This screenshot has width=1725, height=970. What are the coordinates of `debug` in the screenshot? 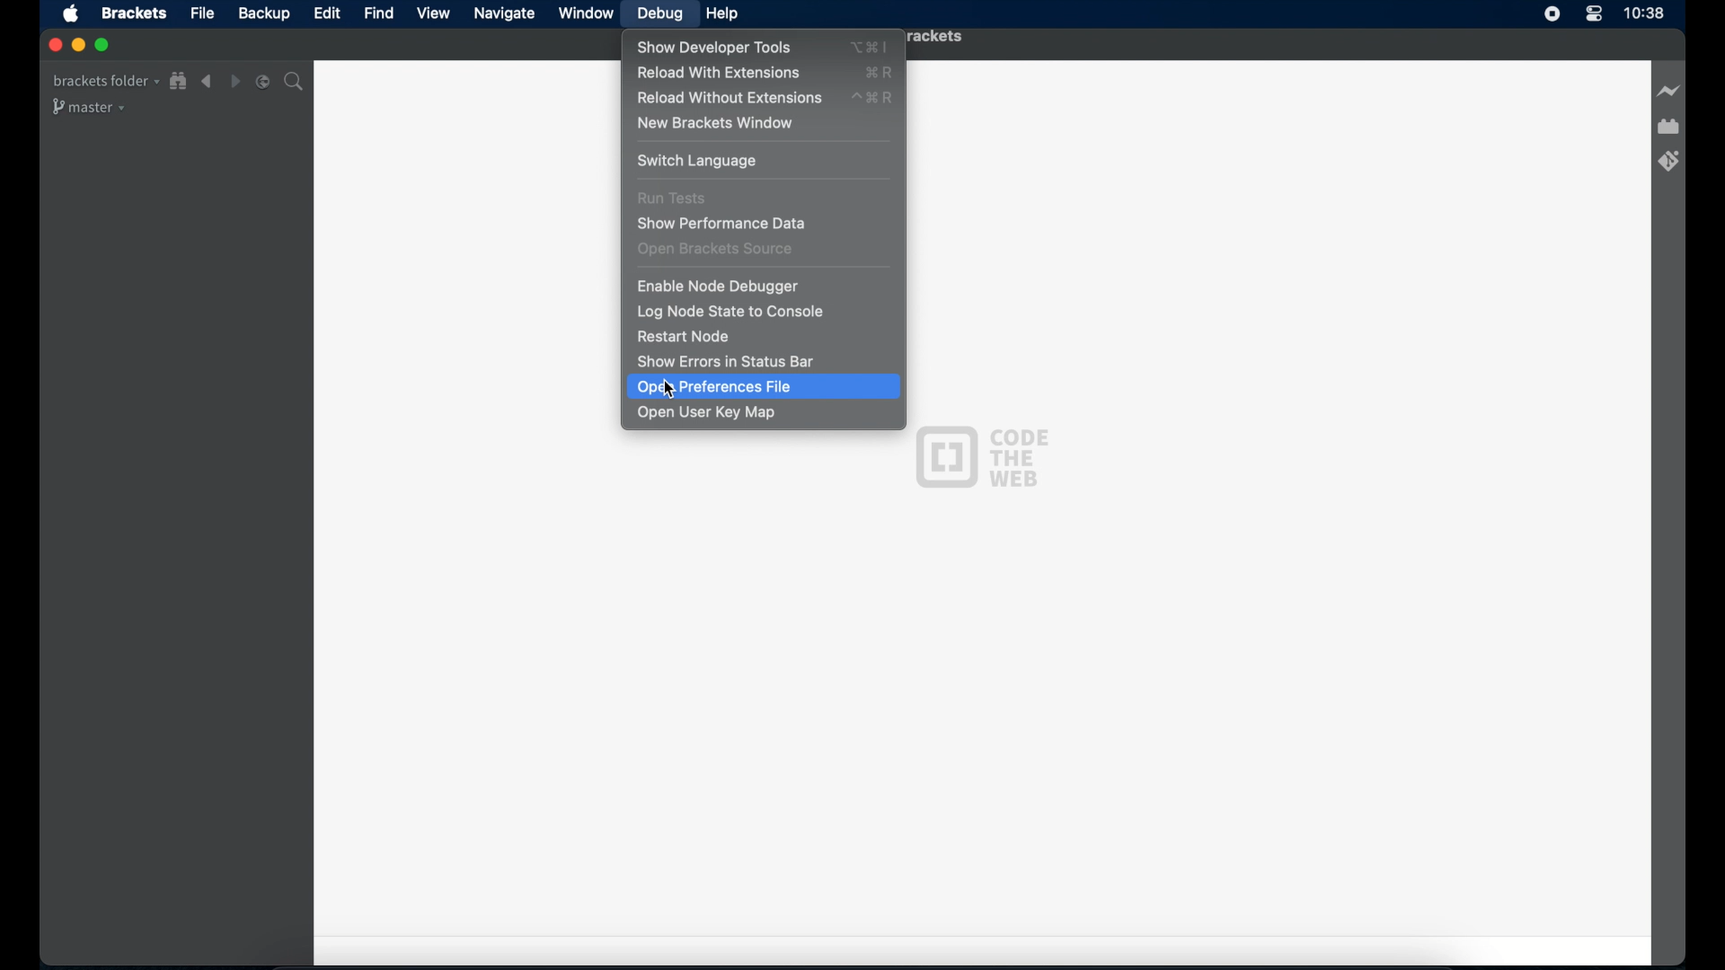 It's located at (660, 13).